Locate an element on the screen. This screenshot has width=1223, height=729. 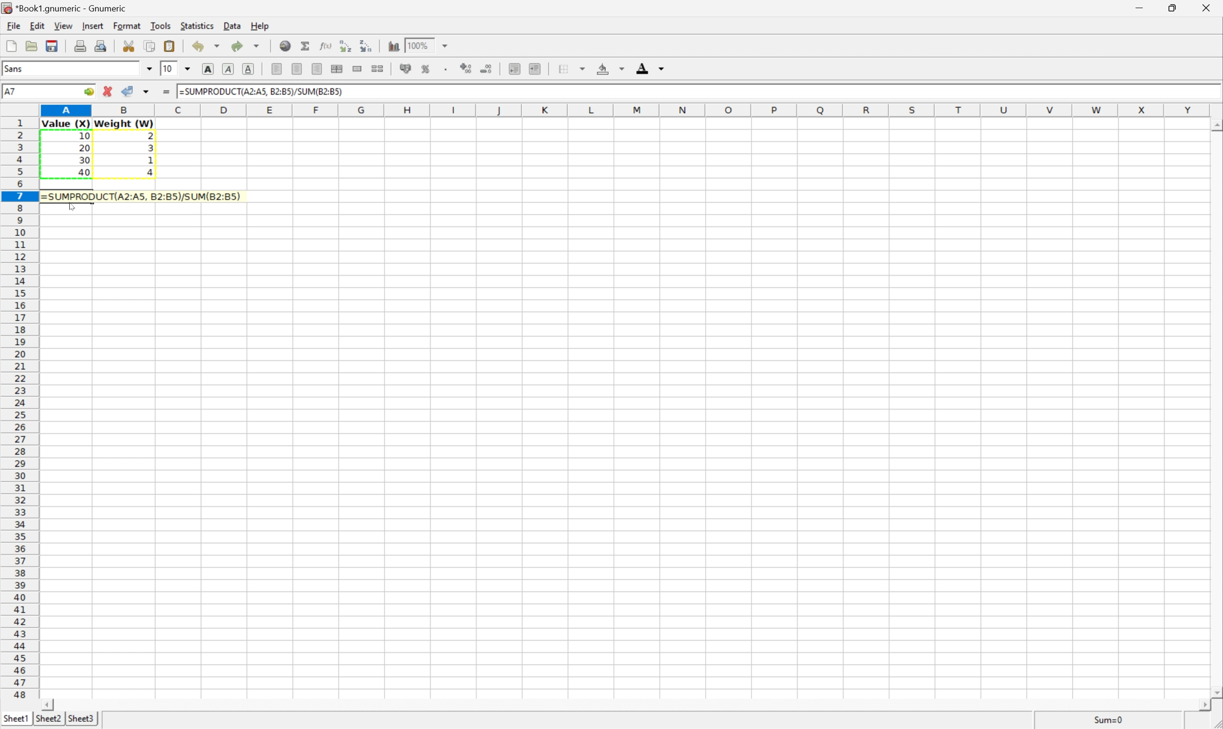
4 is located at coordinates (150, 174).